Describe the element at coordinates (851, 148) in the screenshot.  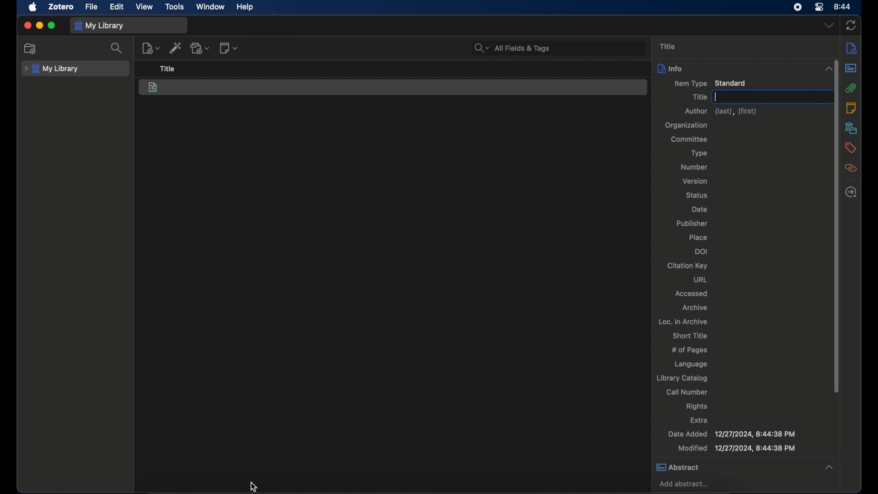
I see `tags` at that location.